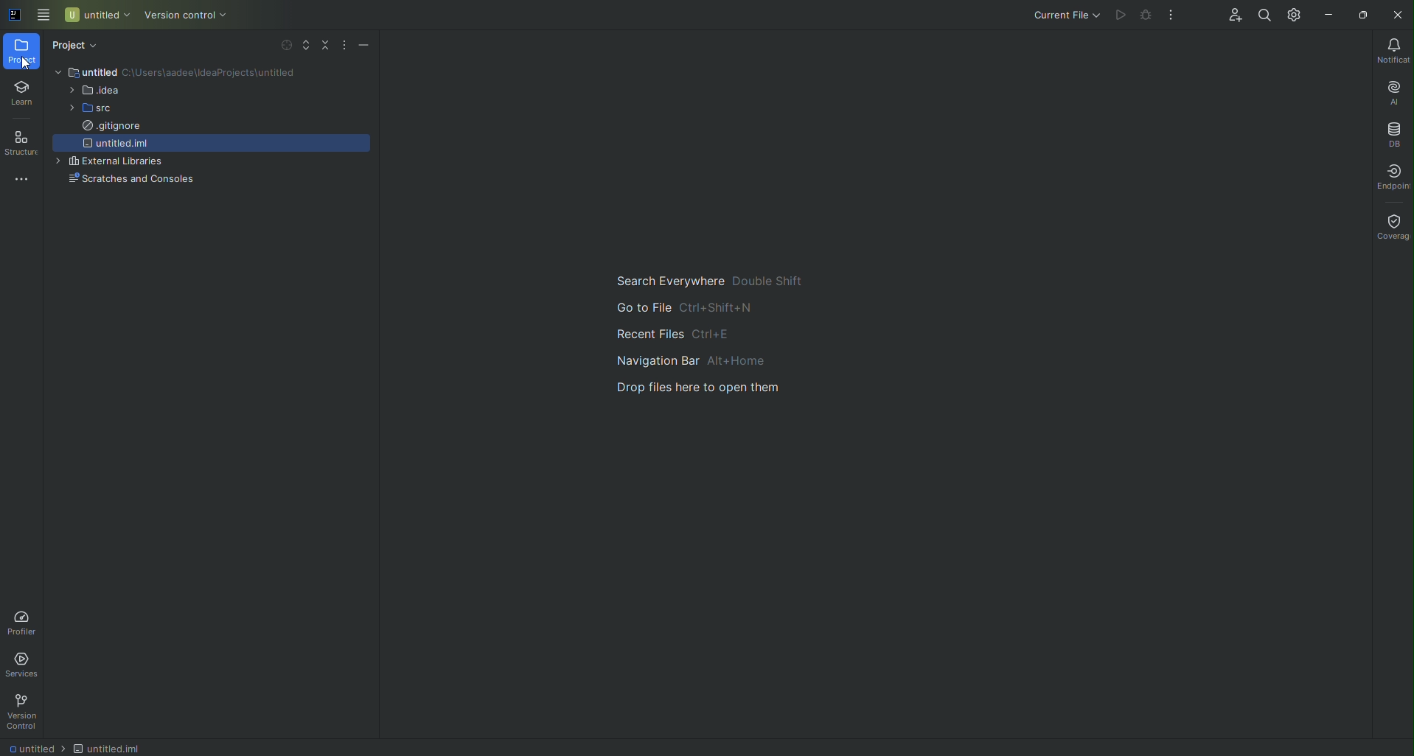  What do you see at coordinates (1395, 133) in the screenshot?
I see `Database` at bounding box center [1395, 133].